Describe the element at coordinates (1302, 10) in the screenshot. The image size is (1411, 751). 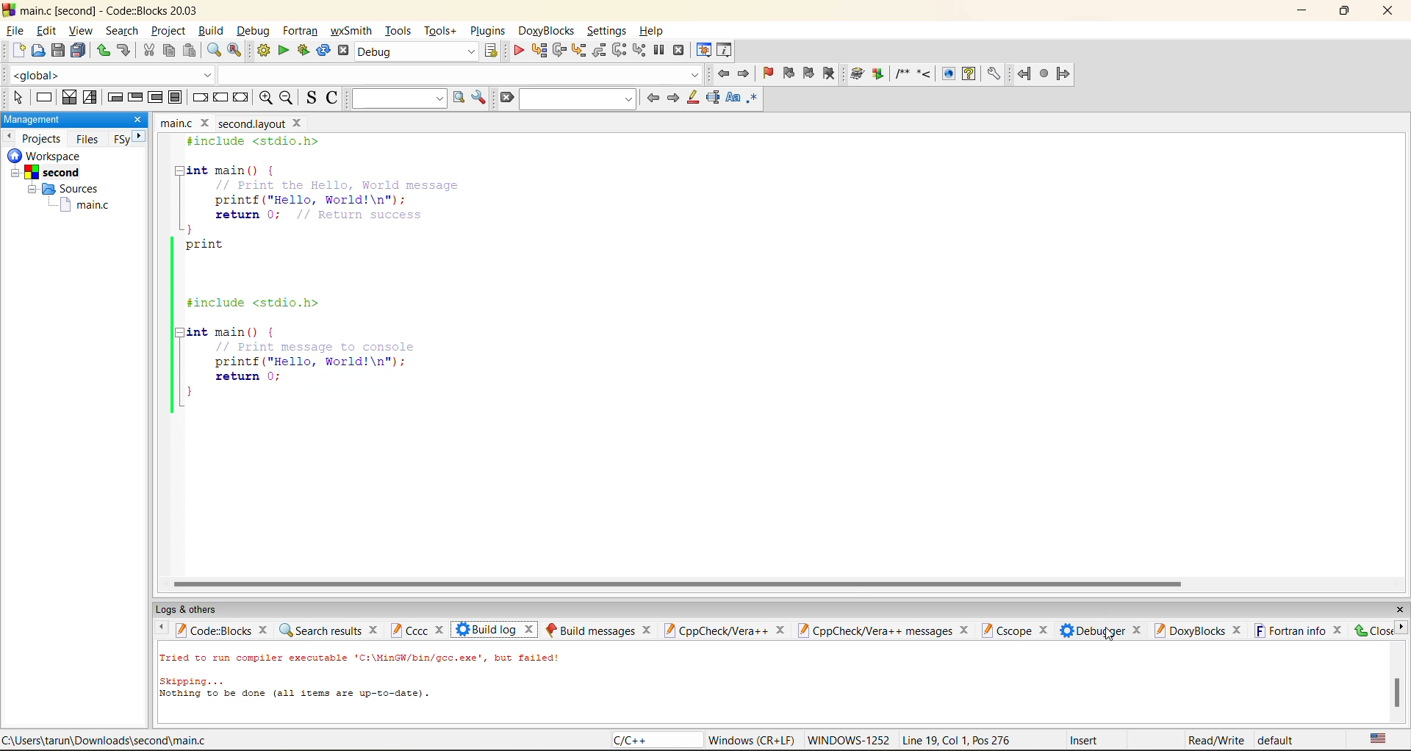
I see `minimize` at that location.